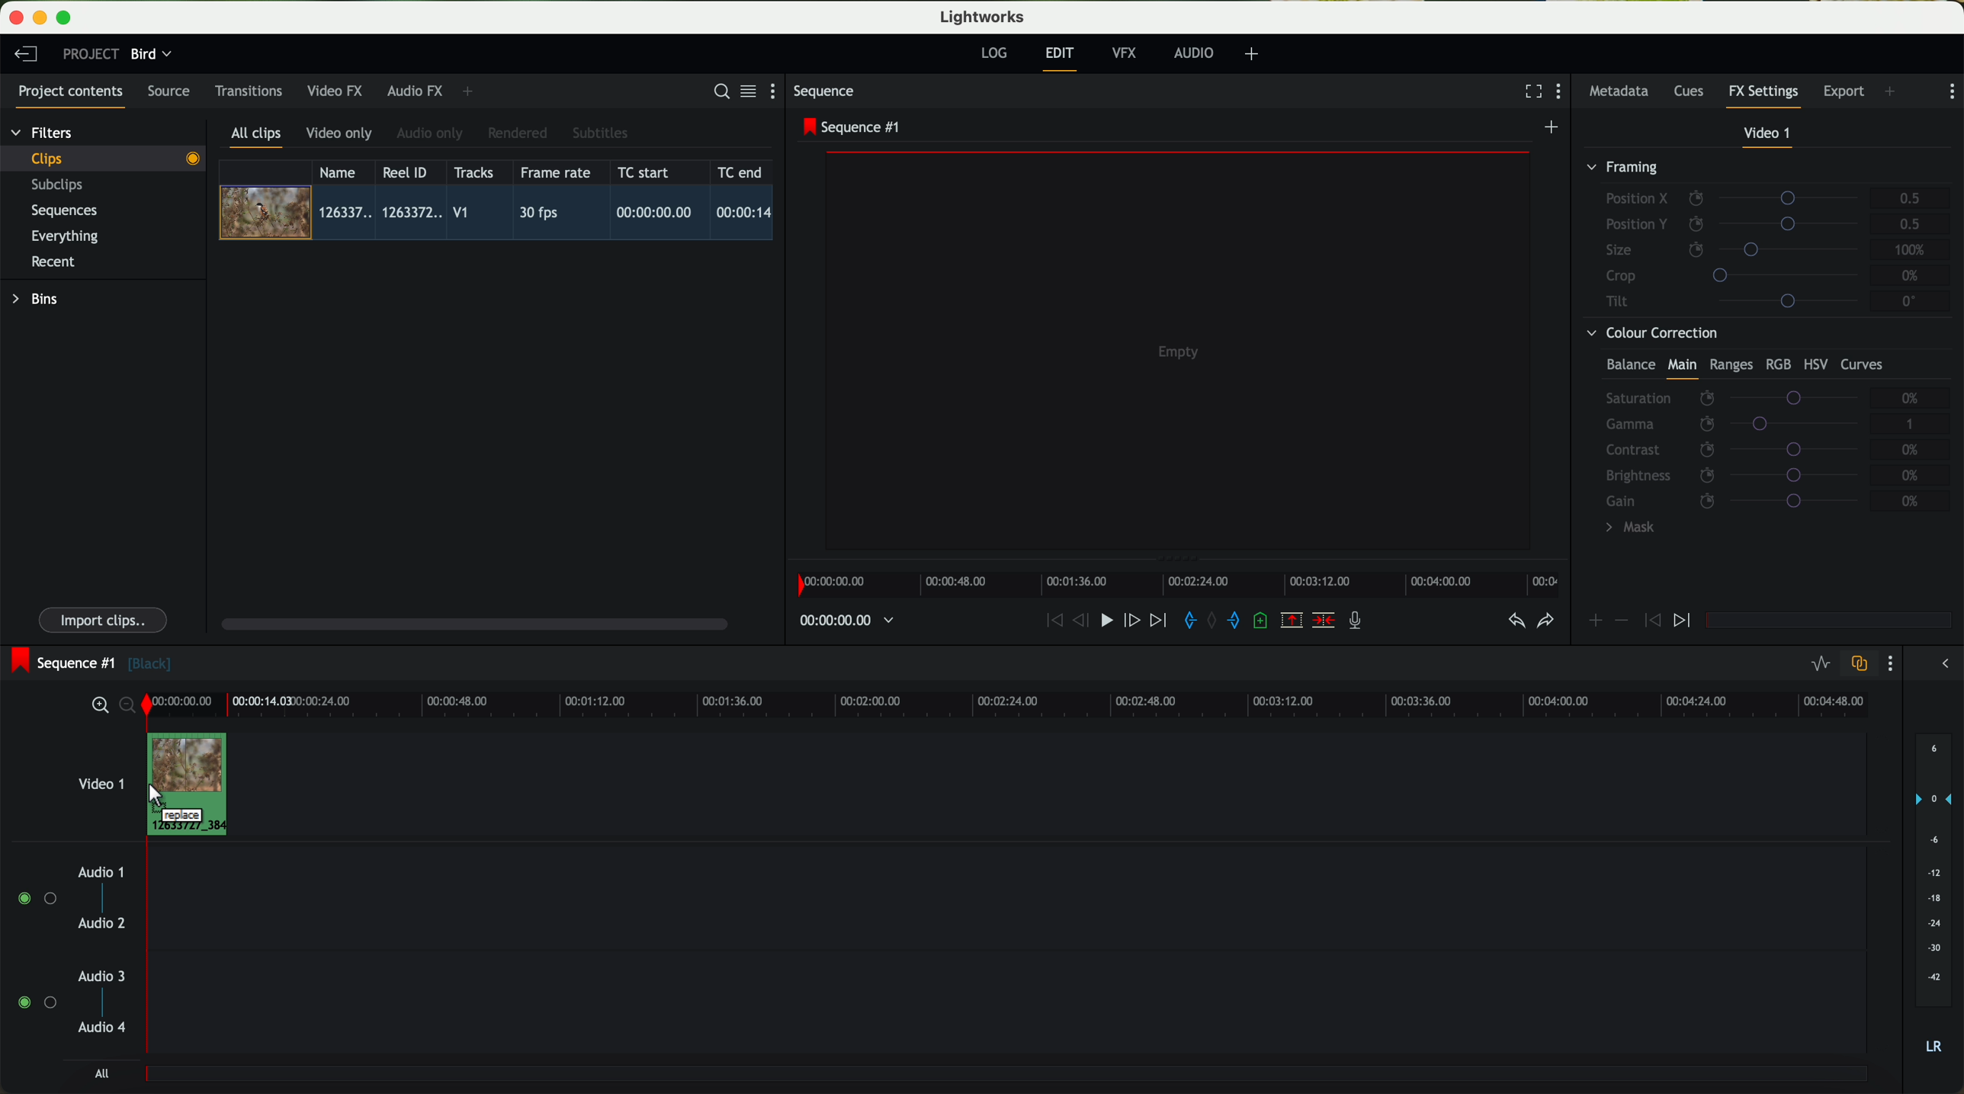 The width and height of the screenshot is (1964, 1094). Describe the element at coordinates (248, 91) in the screenshot. I see `transitions` at that location.